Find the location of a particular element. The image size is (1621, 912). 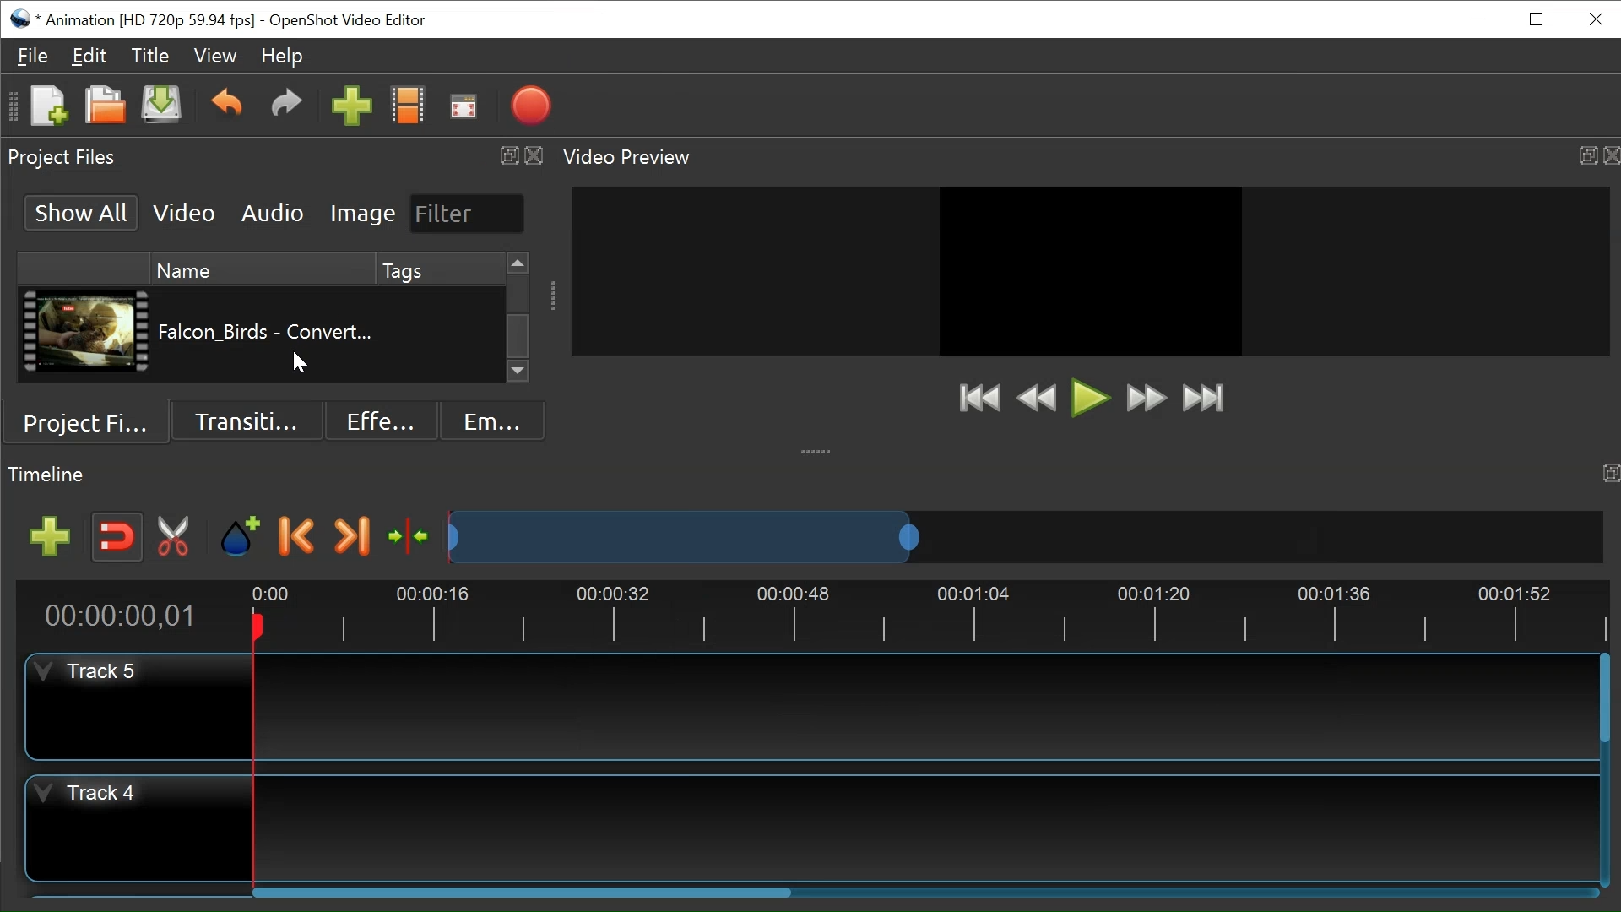

Choose Files is located at coordinates (409, 106).